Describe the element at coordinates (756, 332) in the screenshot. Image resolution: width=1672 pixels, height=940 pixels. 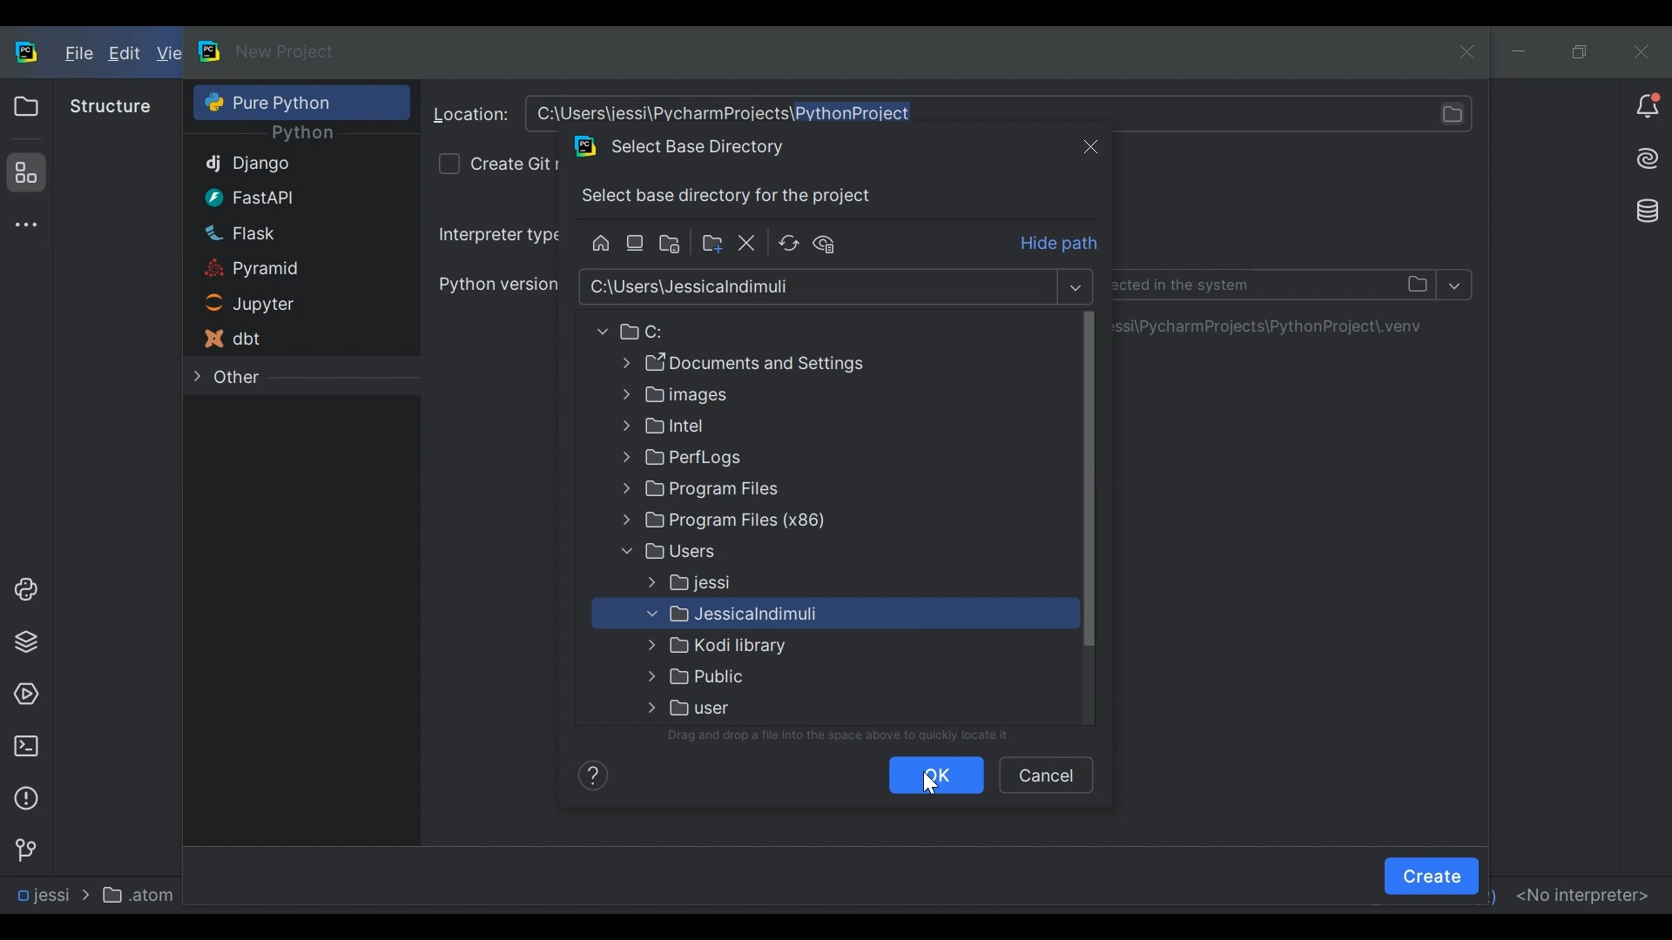
I see `Folder Path` at that location.